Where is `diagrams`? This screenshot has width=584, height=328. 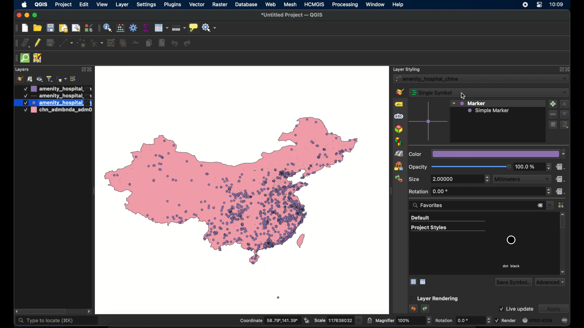 diagrams is located at coordinates (399, 142).